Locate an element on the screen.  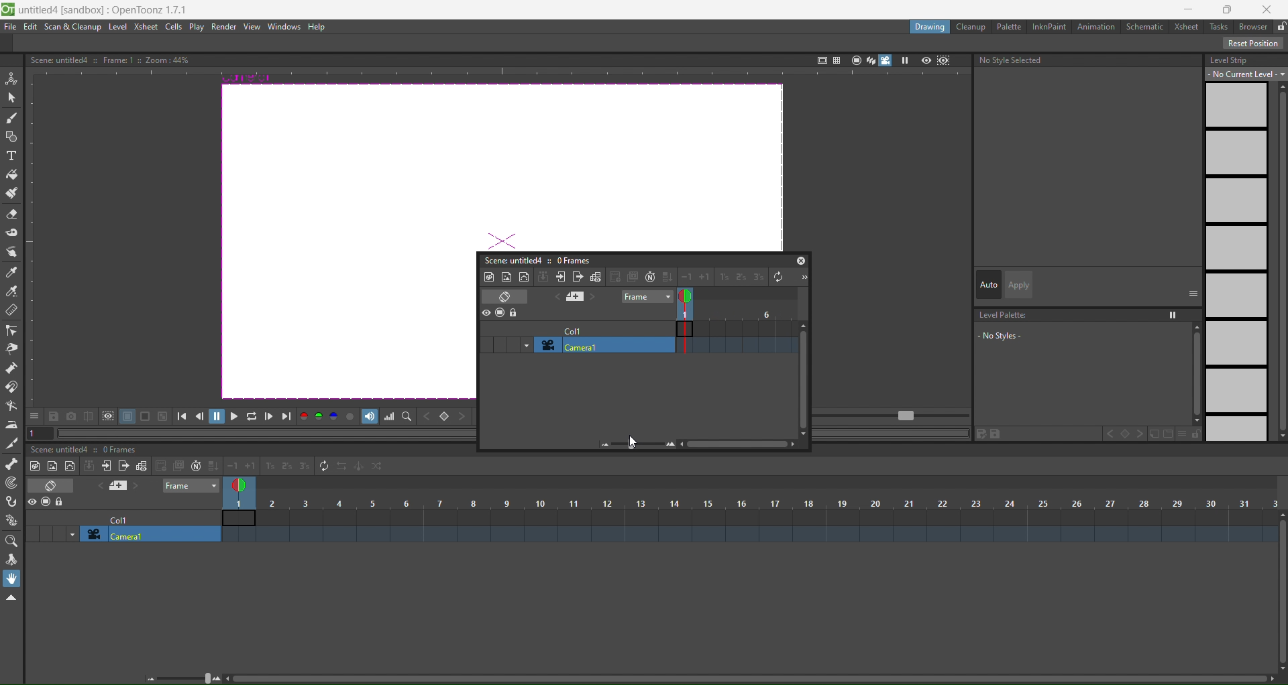
untitledd [sandbox] :OpenToonz 1.7.1 is located at coordinates (105, 9).